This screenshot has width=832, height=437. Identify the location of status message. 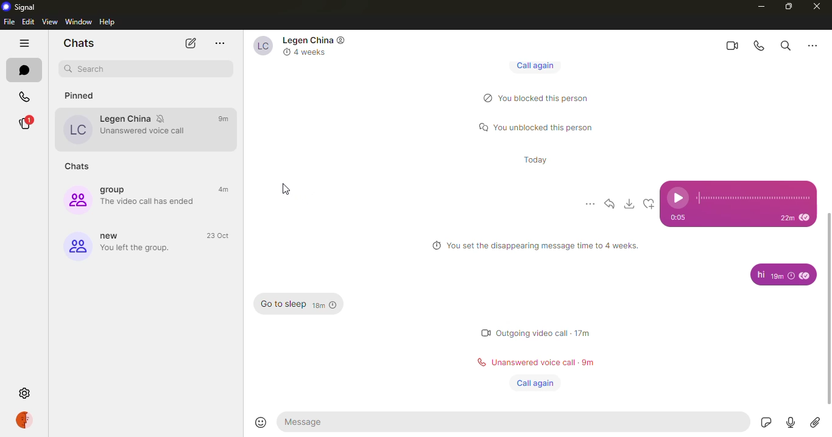
(520, 363).